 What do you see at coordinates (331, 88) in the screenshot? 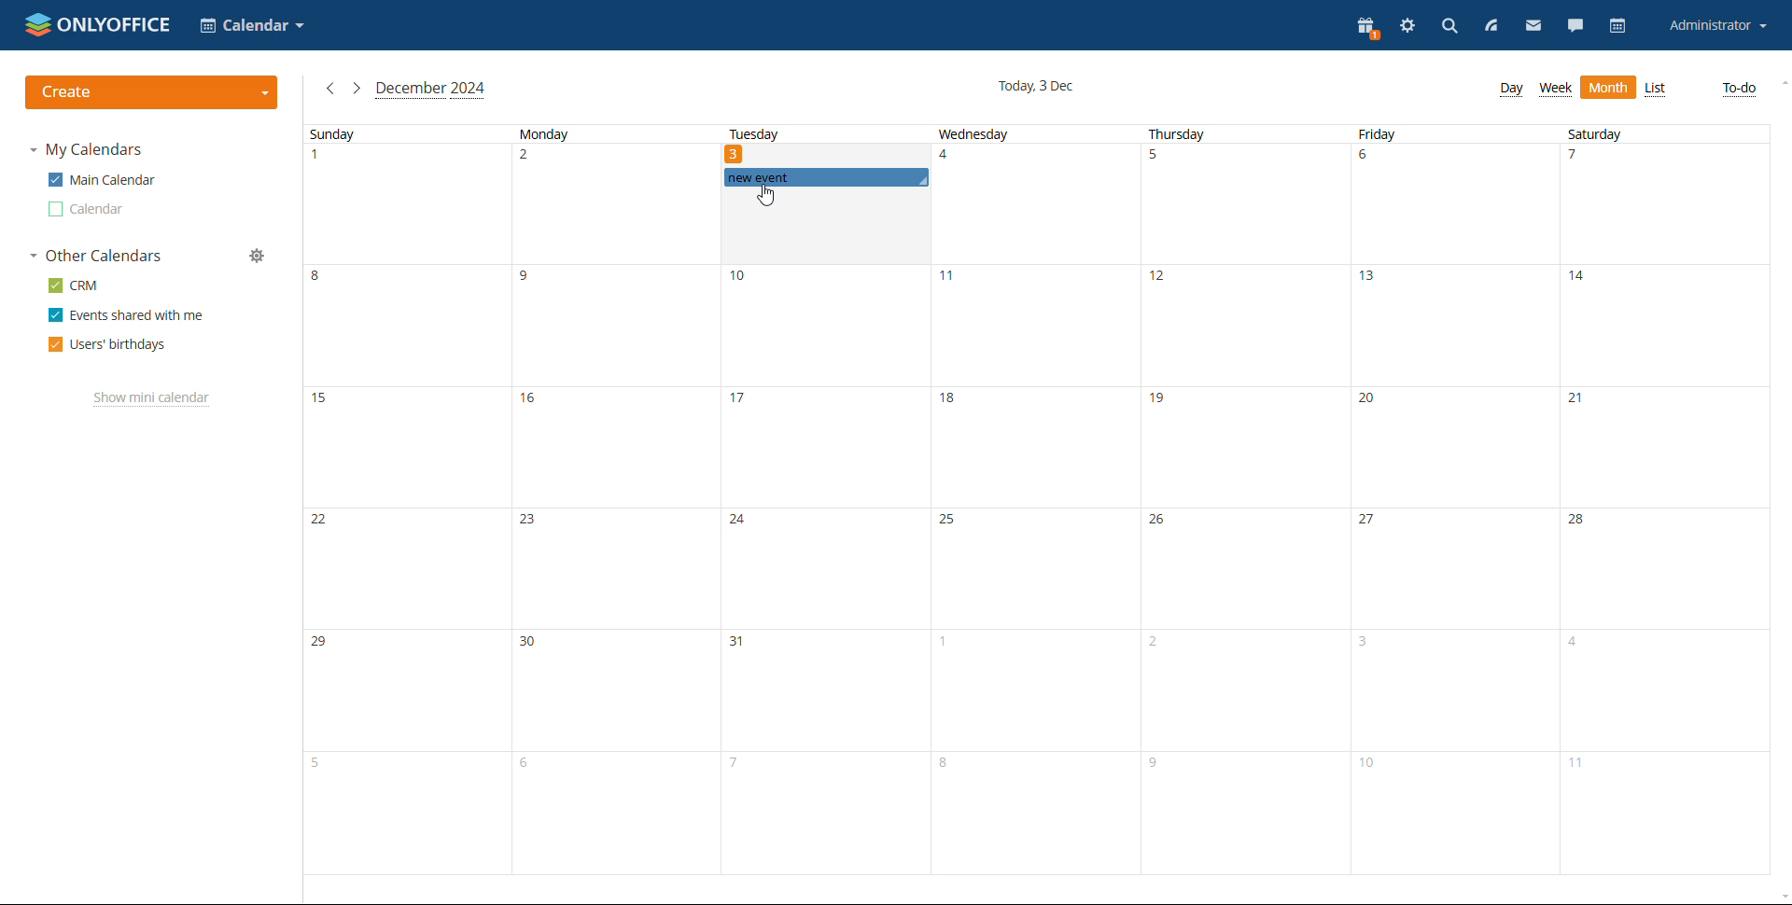
I see `previous month` at bounding box center [331, 88].